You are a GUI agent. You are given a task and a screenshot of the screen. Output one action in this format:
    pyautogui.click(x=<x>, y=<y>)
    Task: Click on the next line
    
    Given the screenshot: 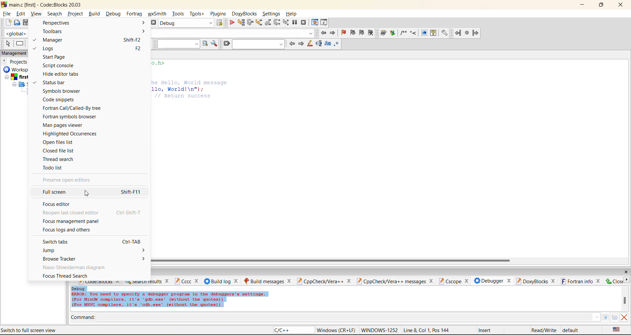 What is the action you would take?
    pyautogui.click(x=251, y=23)
    